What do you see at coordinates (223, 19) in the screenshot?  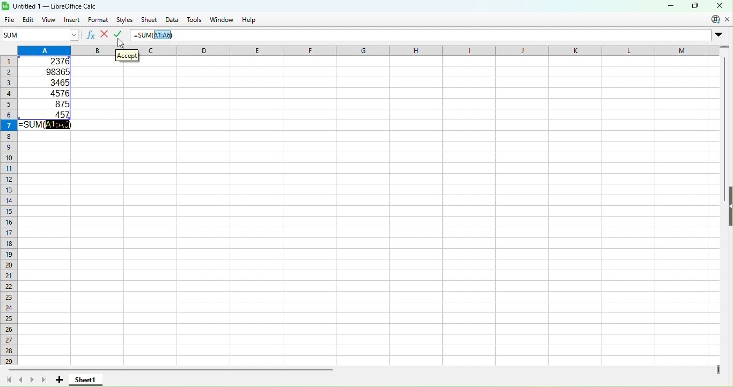 I see `Windows` at bounding box center [223, 19].